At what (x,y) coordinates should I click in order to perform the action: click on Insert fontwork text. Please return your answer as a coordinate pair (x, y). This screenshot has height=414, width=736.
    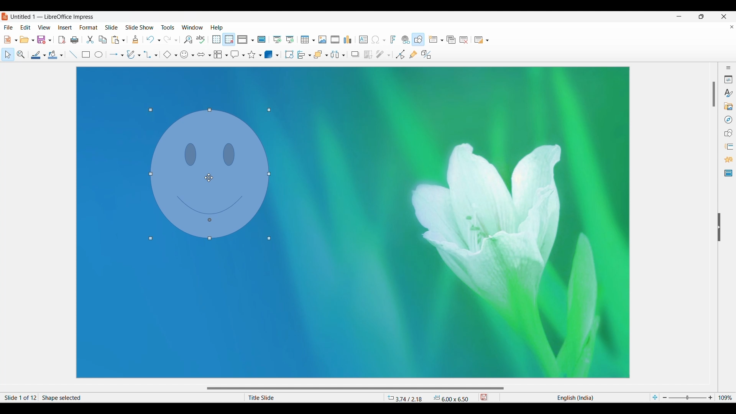
    Looking at the image, I should click on (393, 39).